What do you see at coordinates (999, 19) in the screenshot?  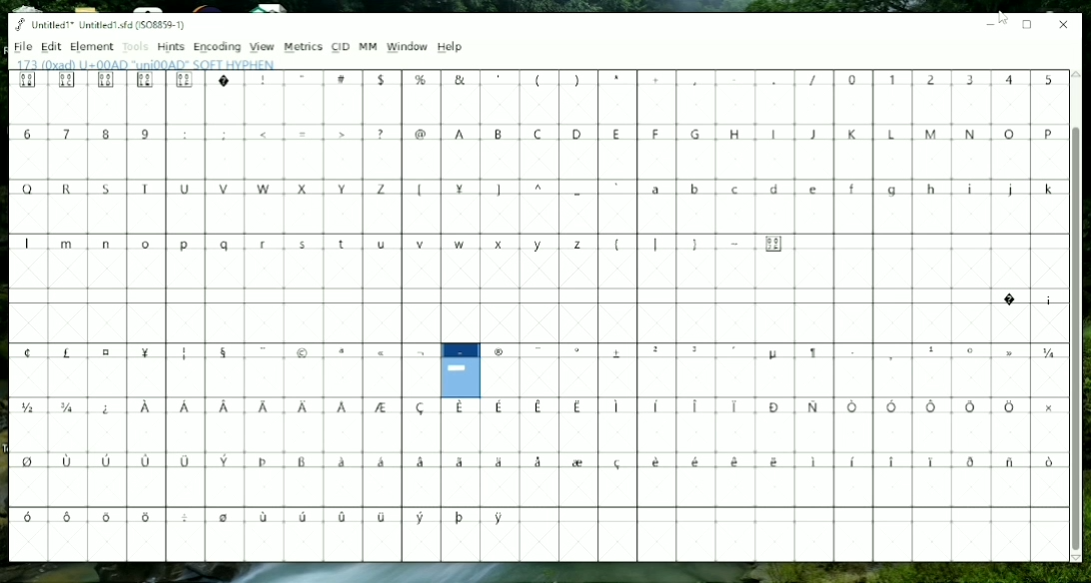 I see `Cursor` at bounding box center [999, 19].